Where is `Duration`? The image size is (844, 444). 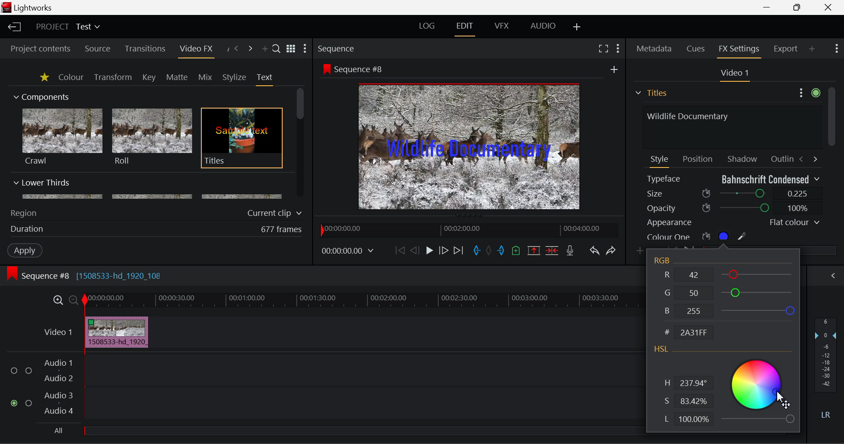
Duration is located at coordinates (28, 229).